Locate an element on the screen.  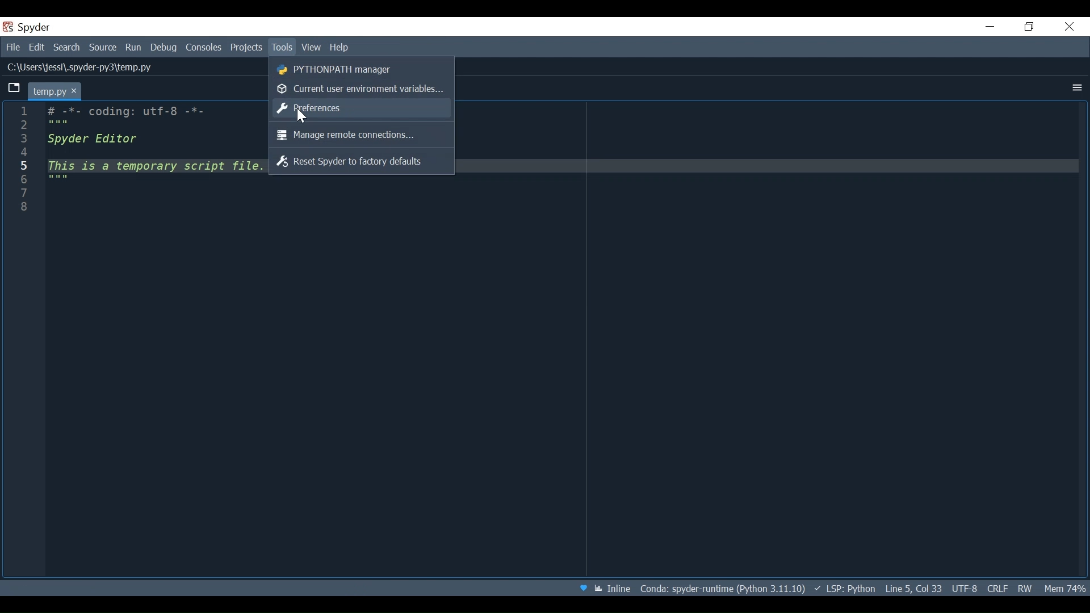
File Path is located at coordinates (83, 66).